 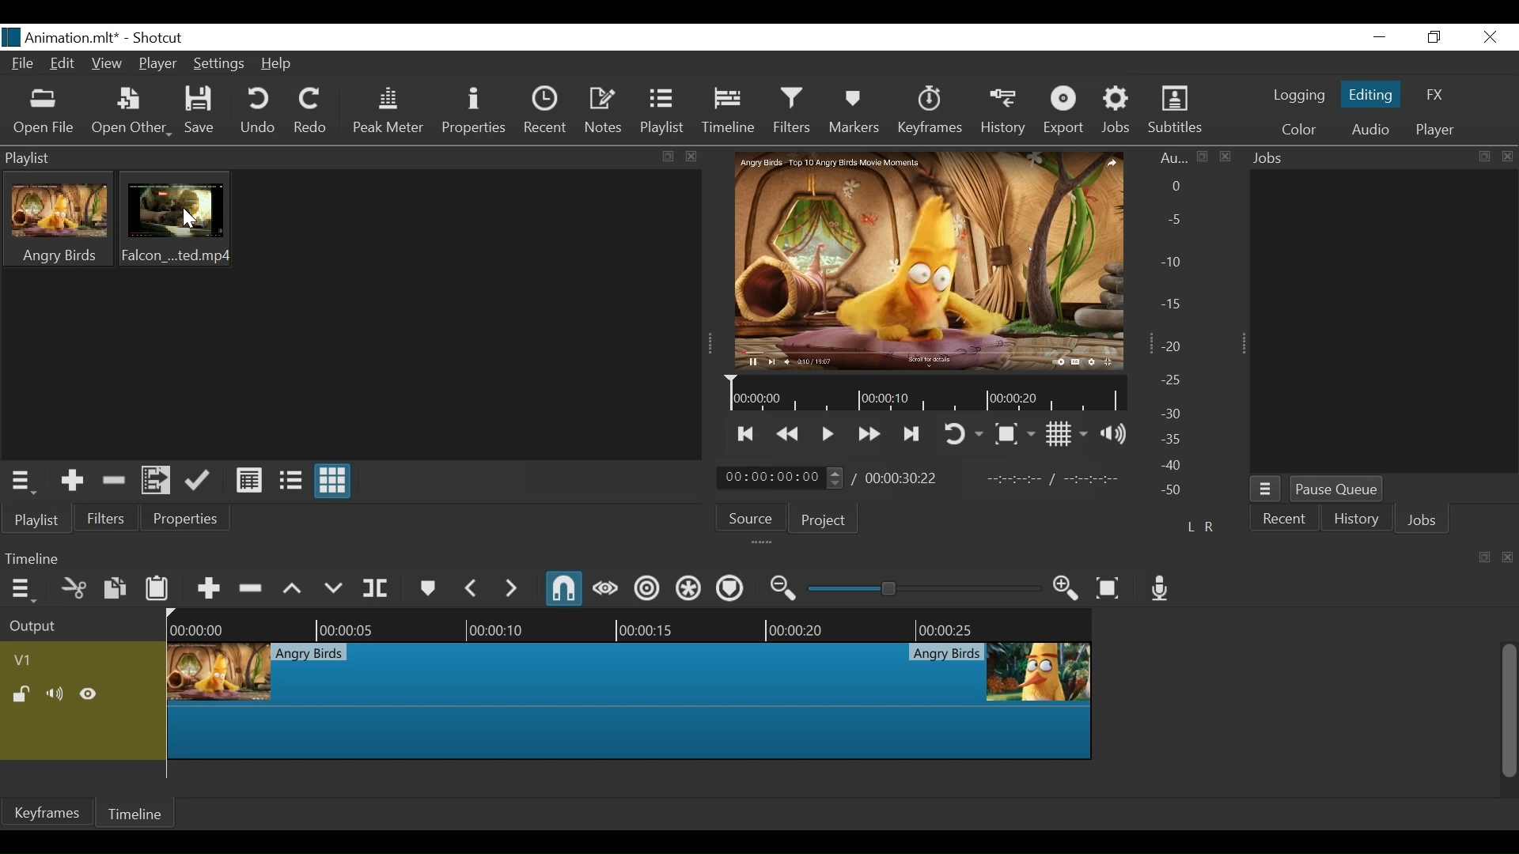 What do you see at coordinates (1302, 130) in the screenshot?
I see `Color` at bounding box center [1302, 130].